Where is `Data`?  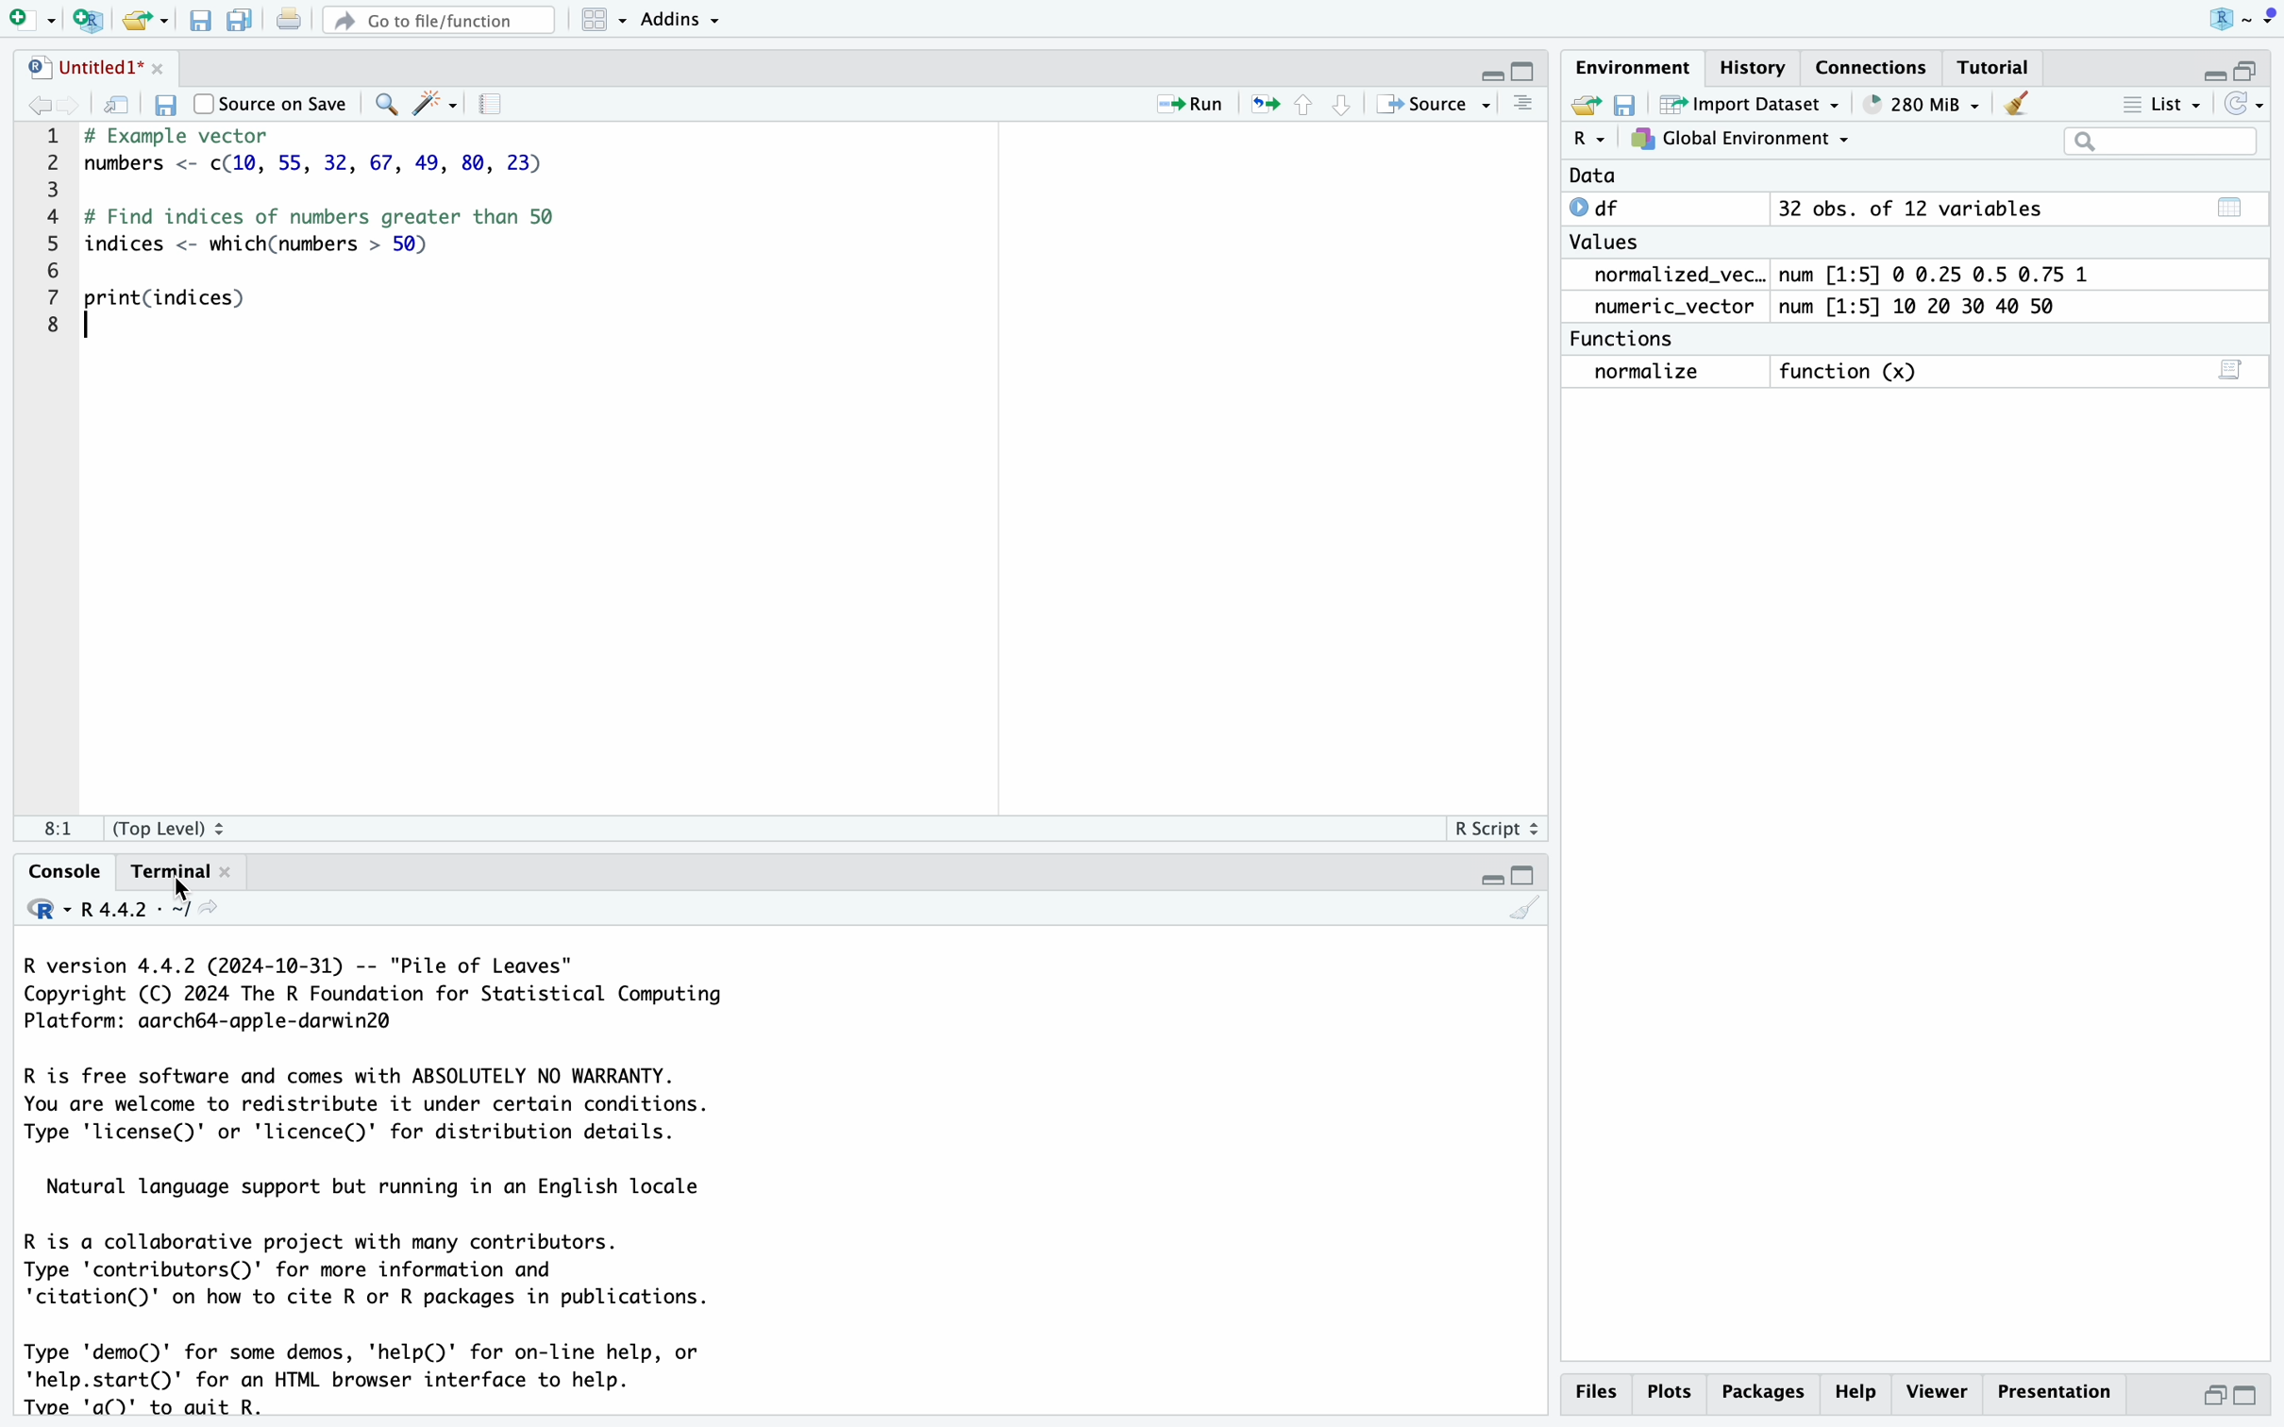 Data is located at coordinates (1592, 176).